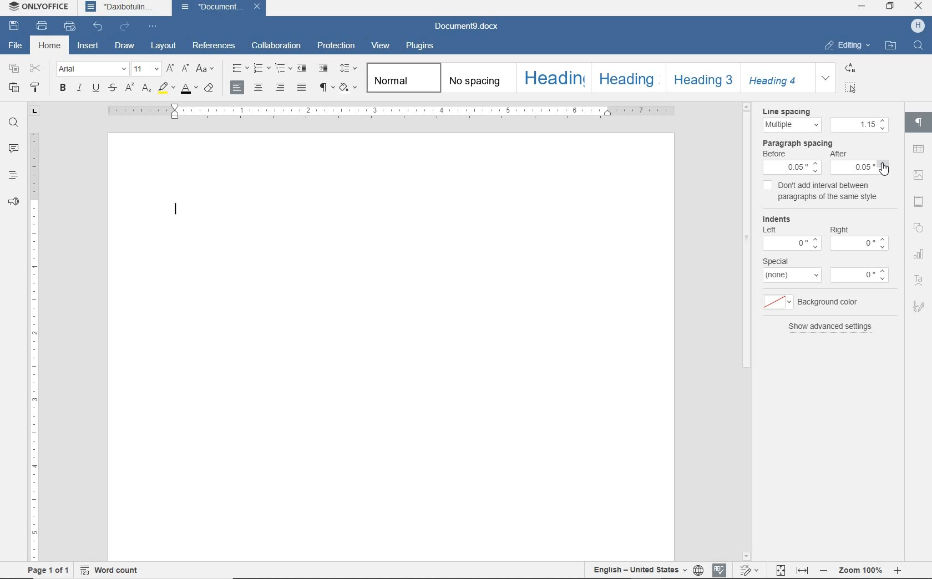 The image size is (932, 579). Describe the element at coordinates (13, 69) in the screenshot. I see `copy` at that location.